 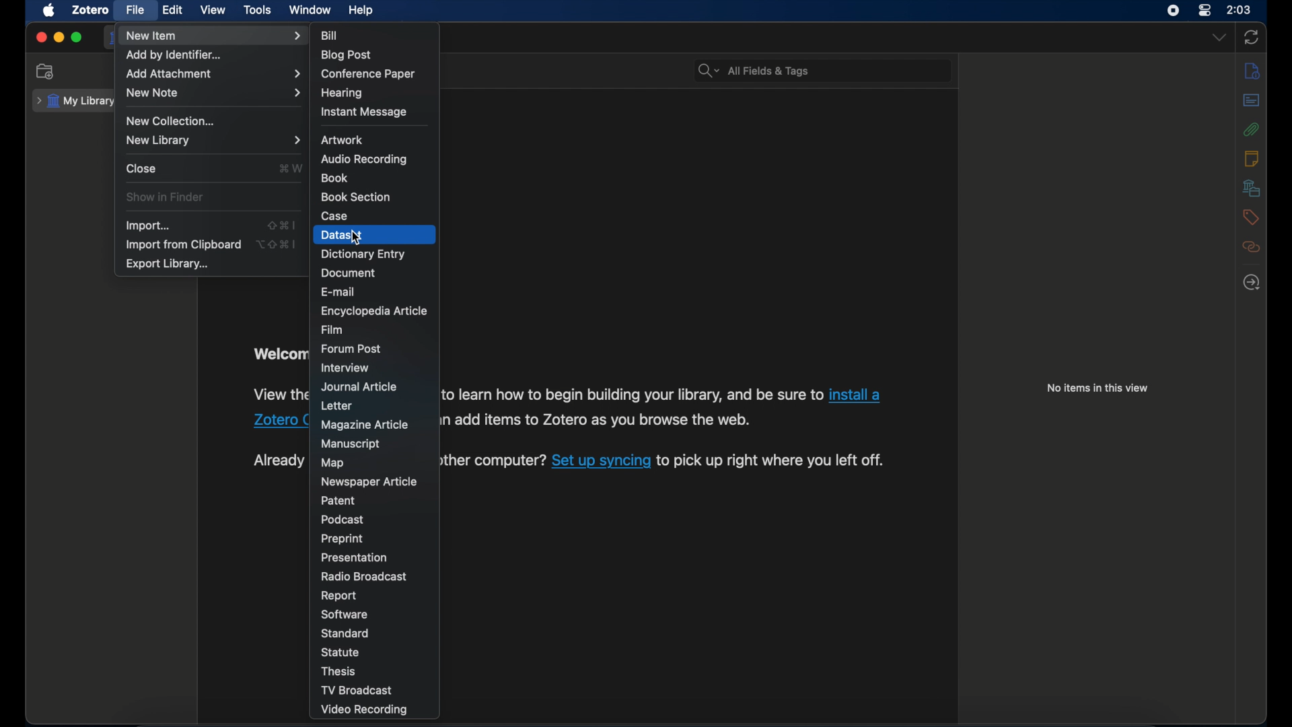 I want to click on forum post, so click(x=351, y=349).